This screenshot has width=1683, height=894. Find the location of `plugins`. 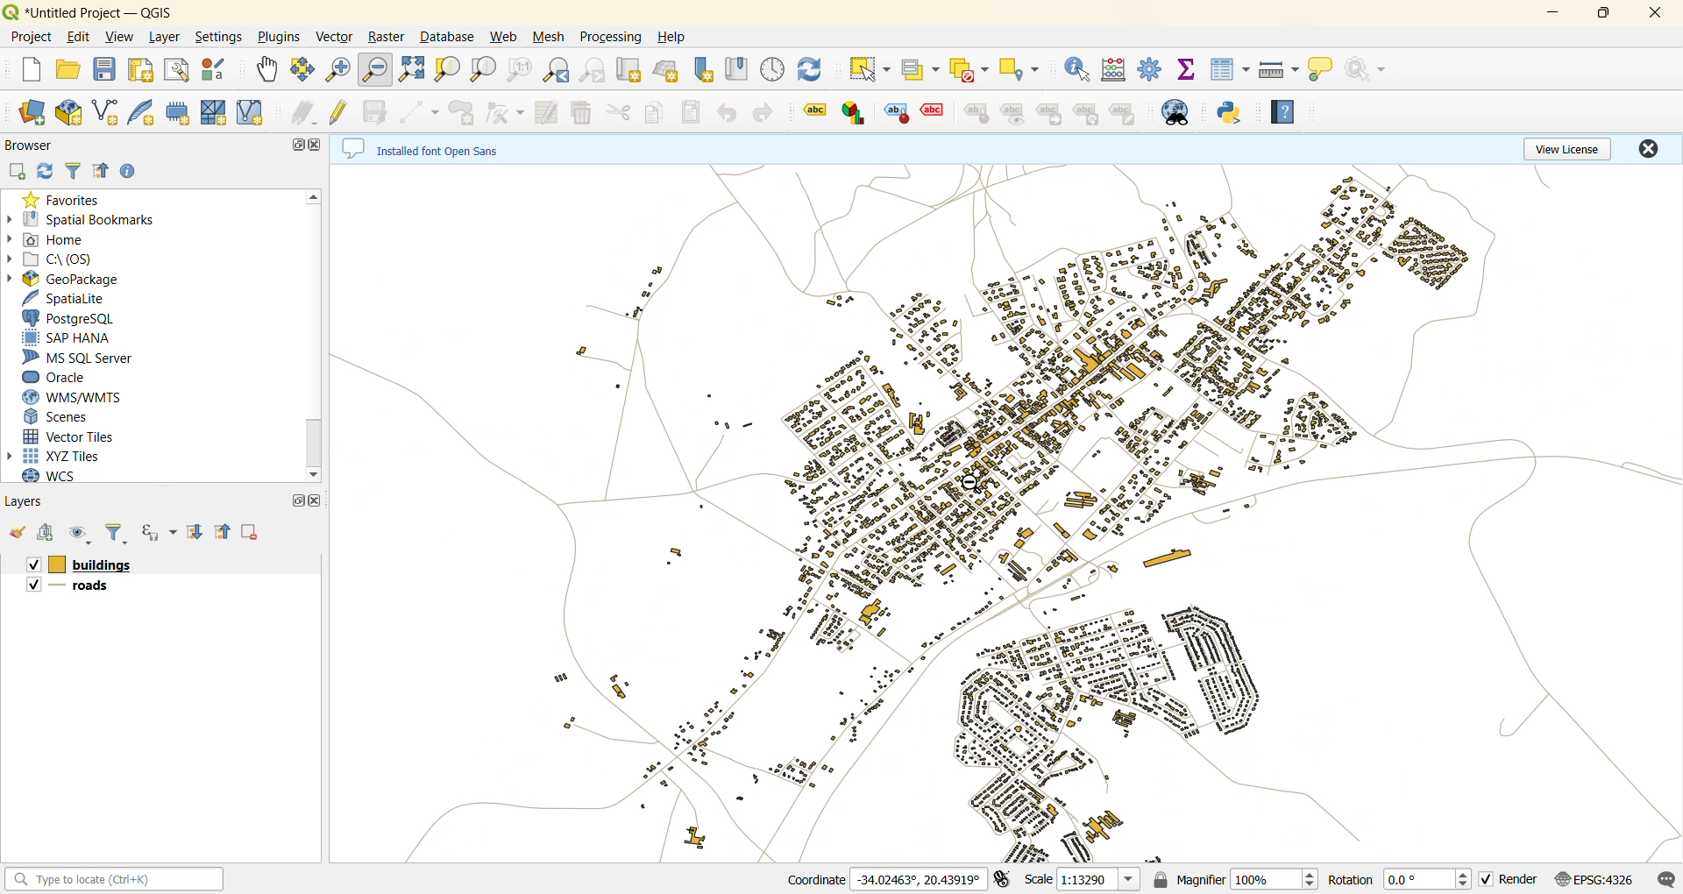

plugins is located at coordinates (283, 39).